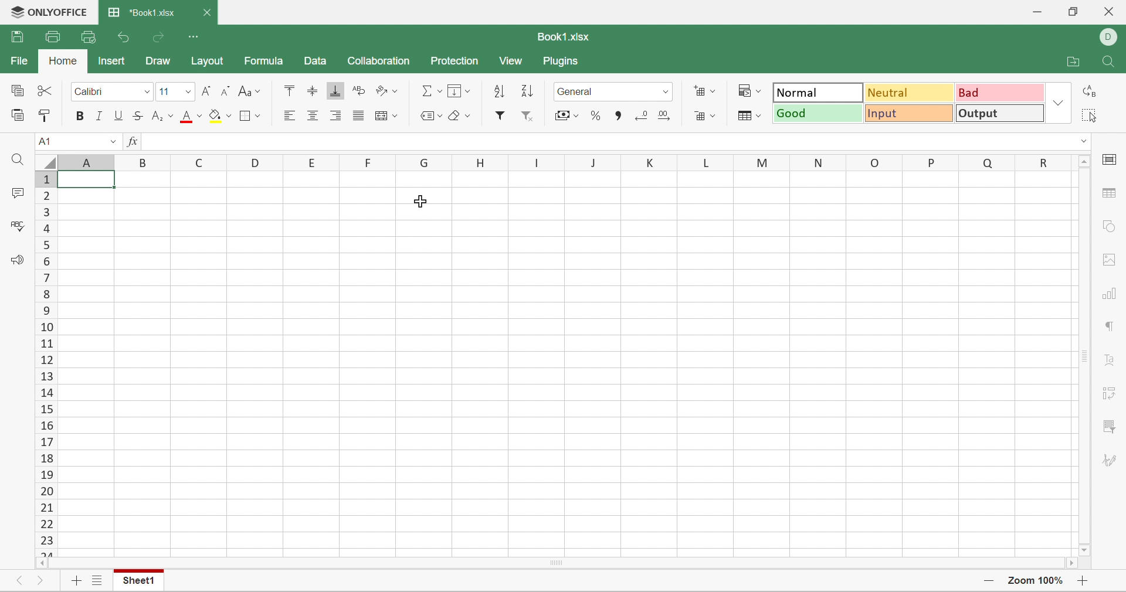 The image size is (1126, 592). I want to click on Change case, so click(248, 91).